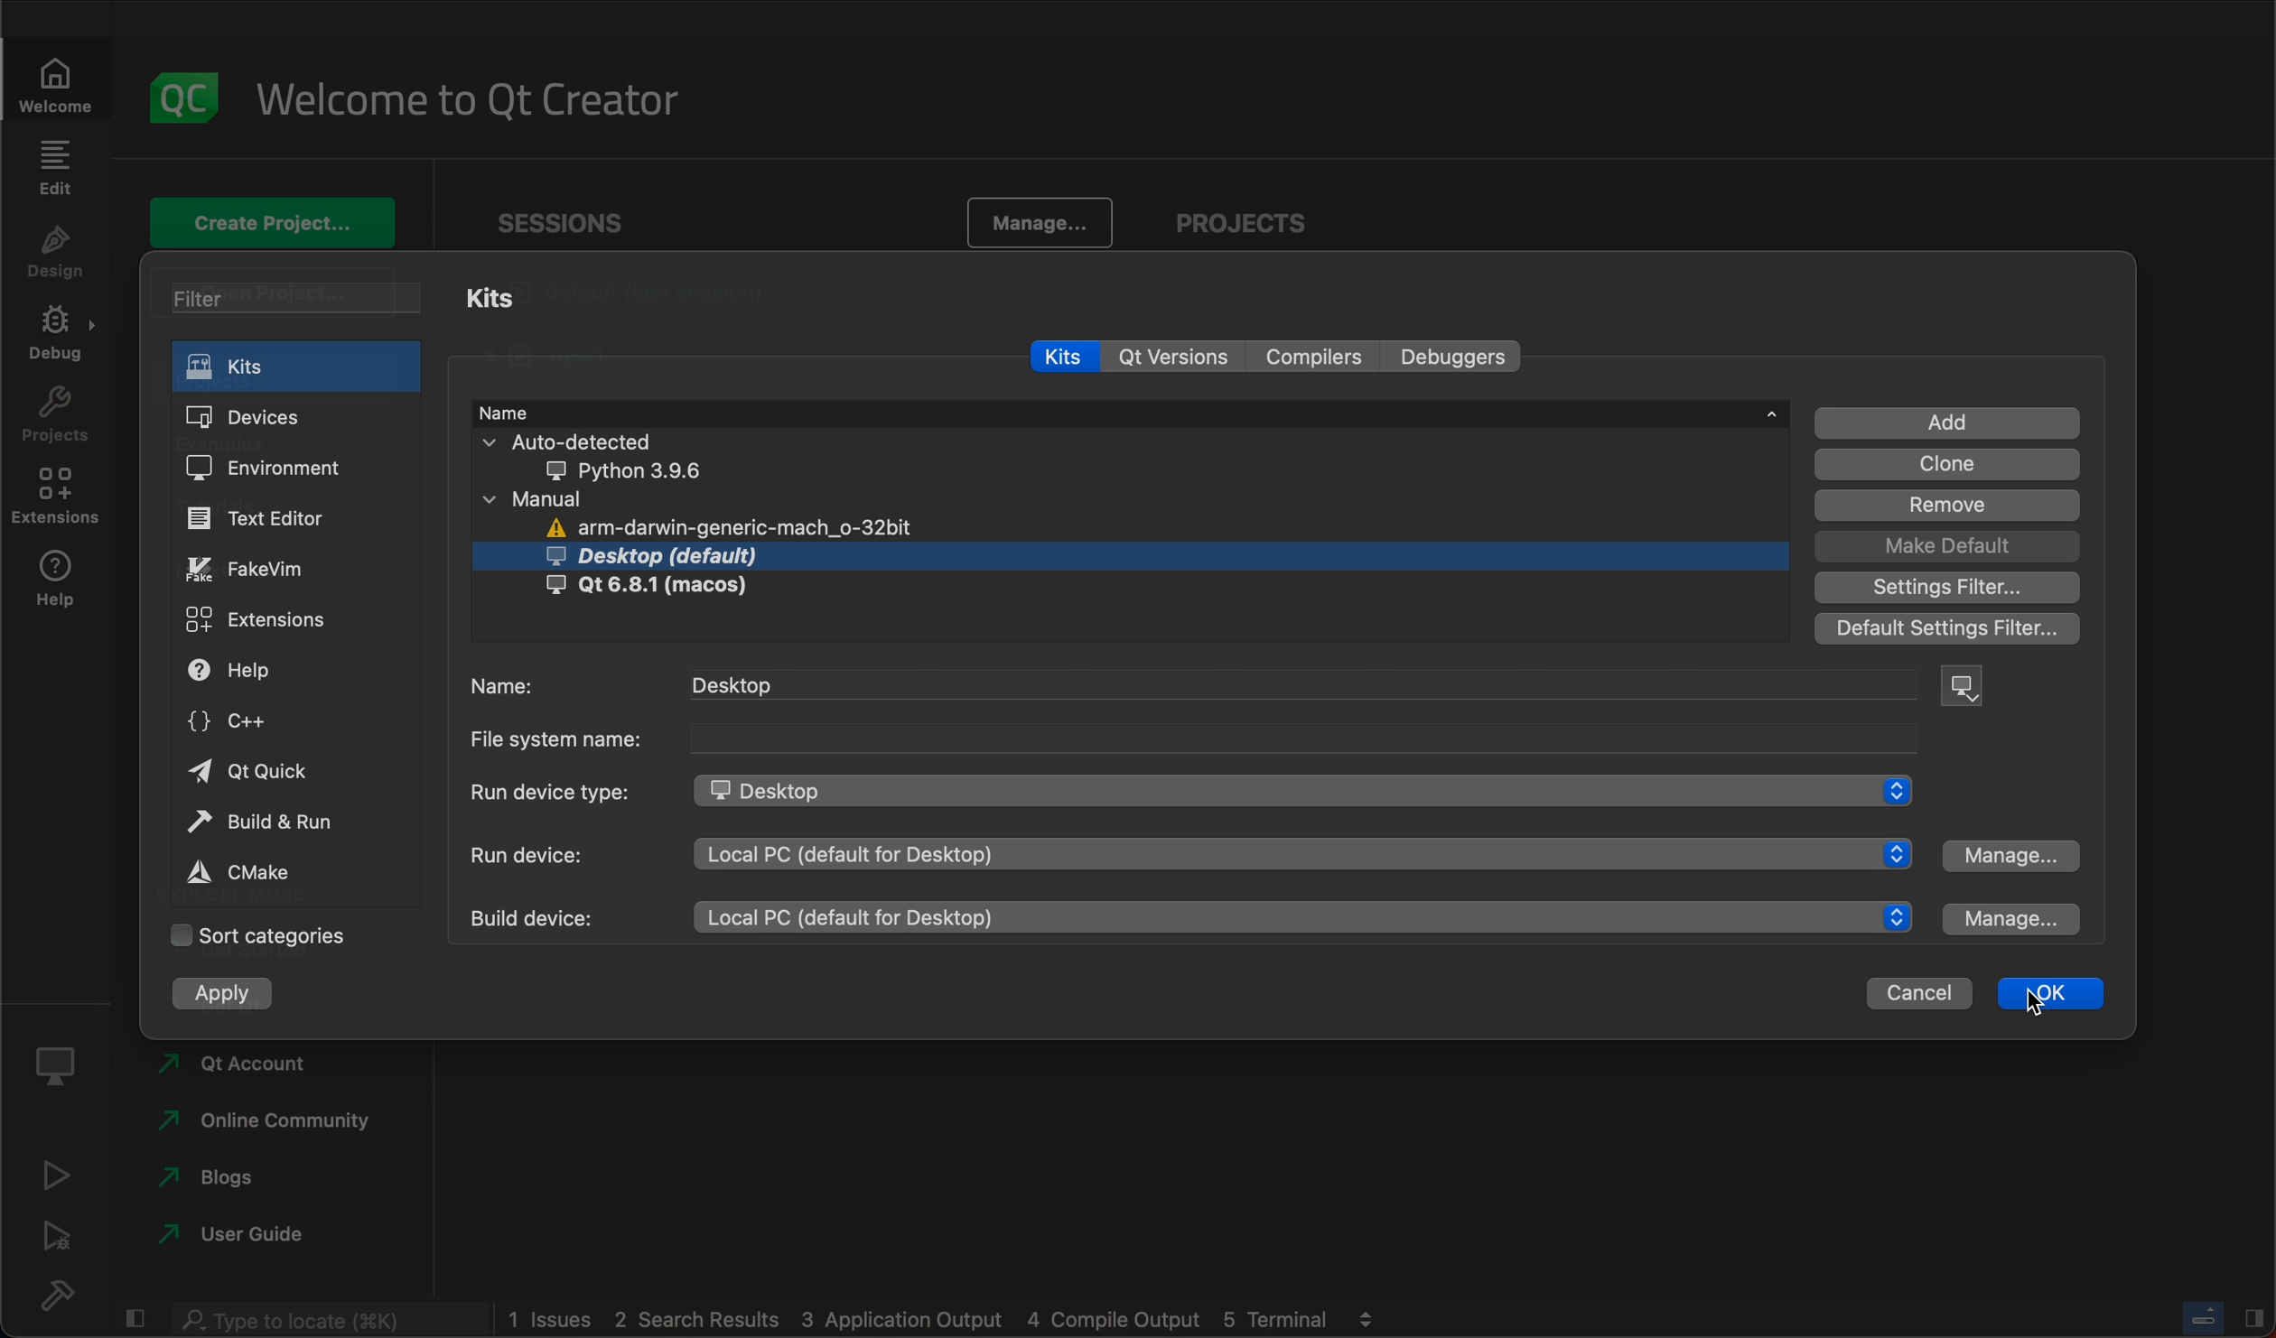 The height and width of the screenshot is (1338, 2276). What do you see at coordinates (1294, 855) in the screenshot?
I see `local PC (default for desktop)` at bounding box center [1294, 855].